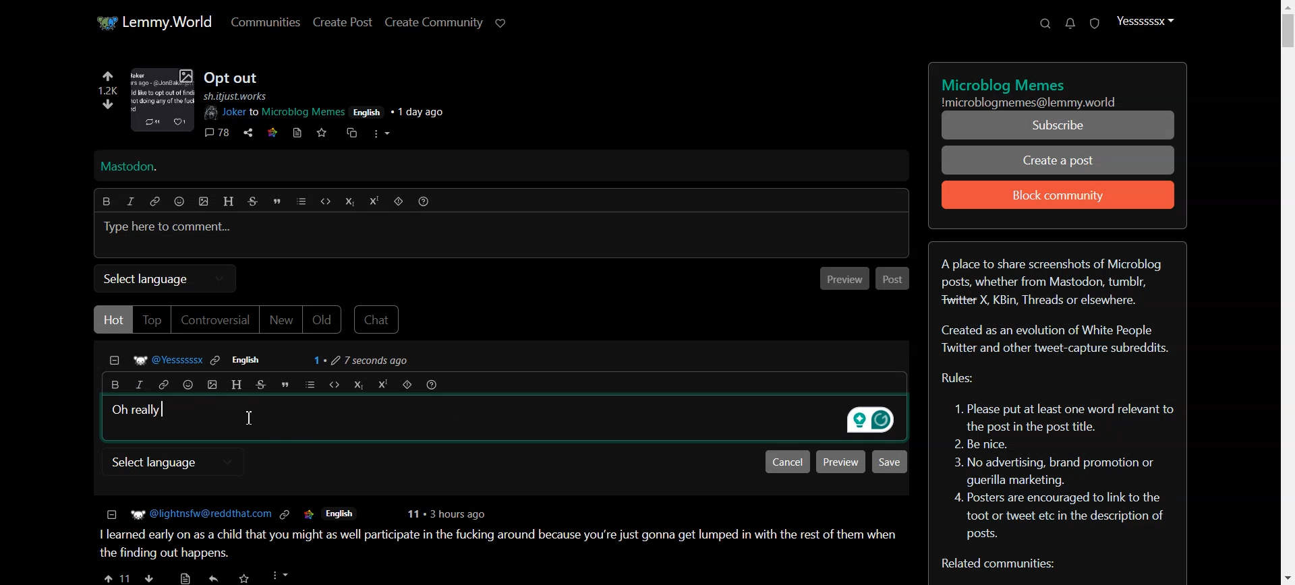 This screenshot has height=585, width=1295. Describe the element at coordinates (156, 201) in the screenshot. I see `Hyperlink` at that location.